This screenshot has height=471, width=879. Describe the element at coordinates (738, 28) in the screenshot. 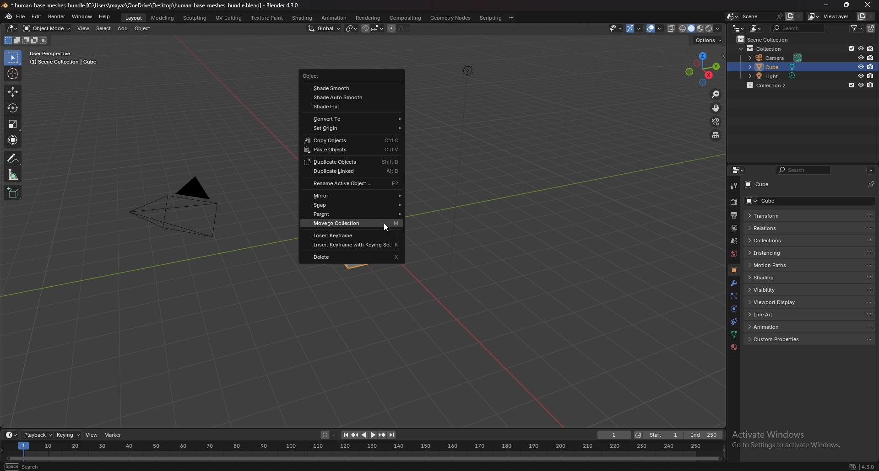

I see `editor type` at that location.